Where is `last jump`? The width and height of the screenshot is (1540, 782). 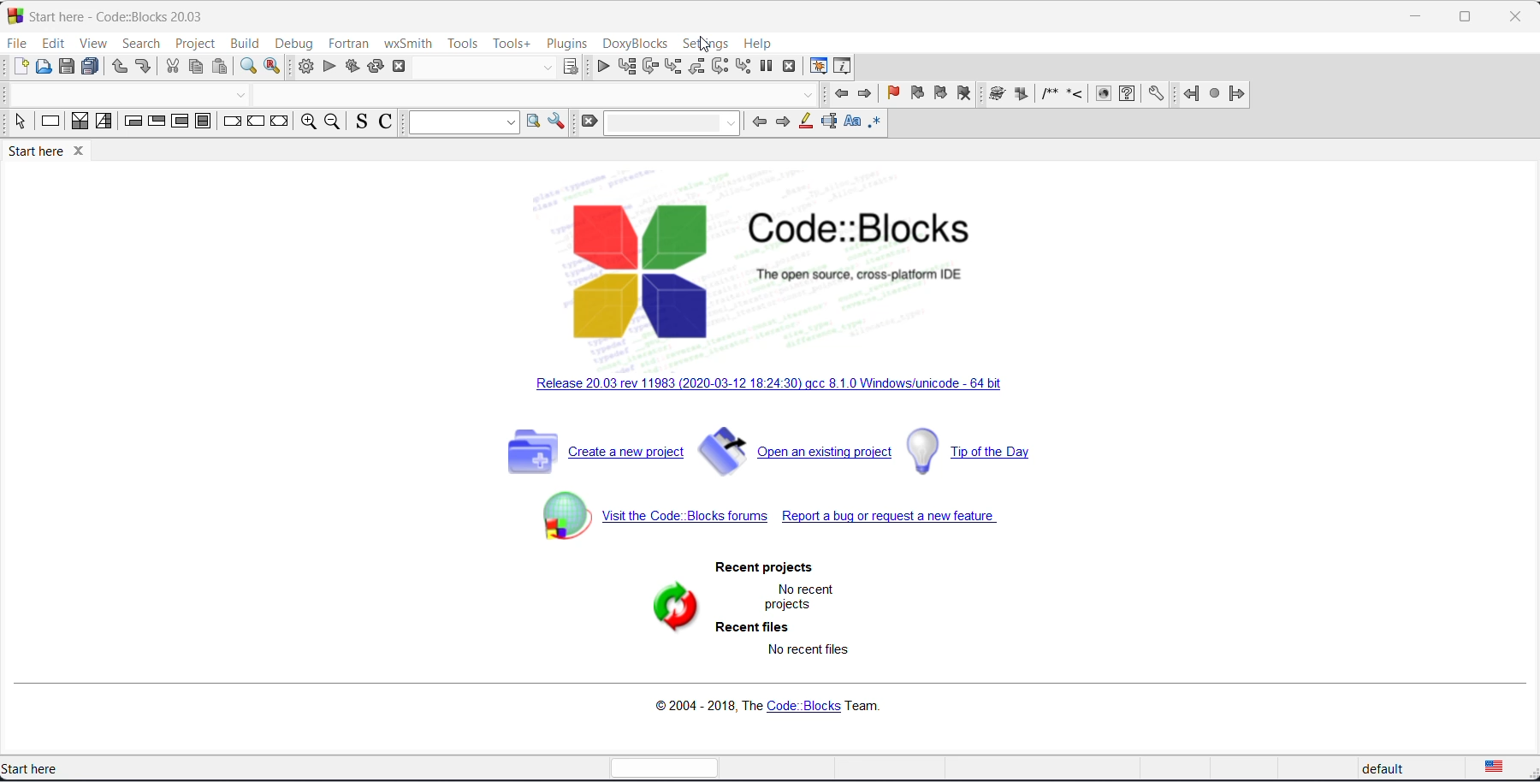
last jump is located at coordinates (1215, 94).